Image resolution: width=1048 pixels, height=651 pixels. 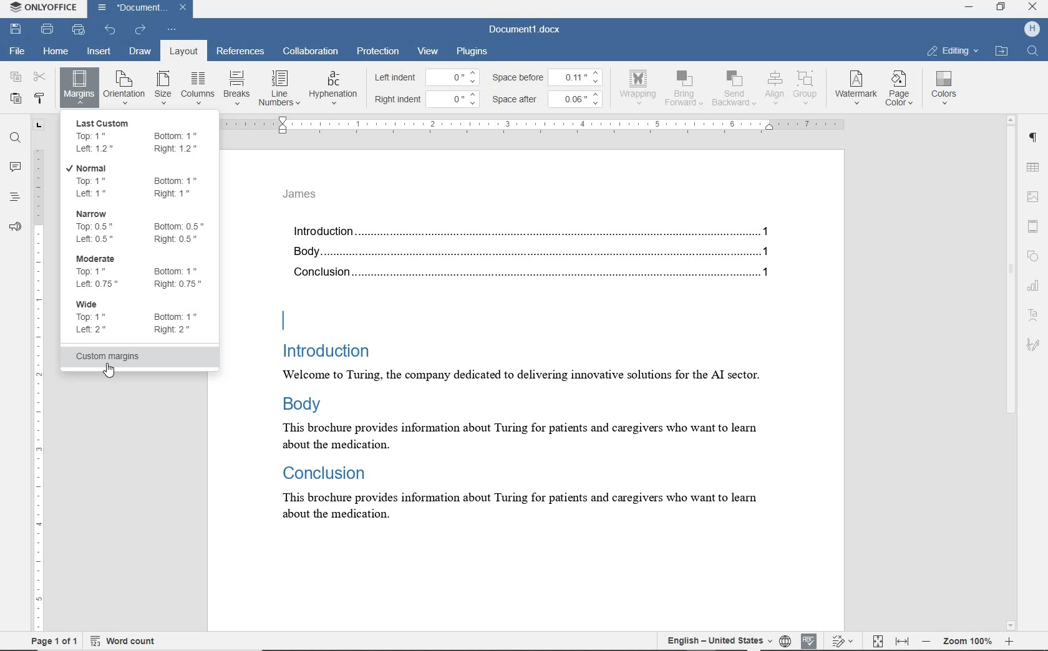 I want to click on references, so click(x=241, y=52).